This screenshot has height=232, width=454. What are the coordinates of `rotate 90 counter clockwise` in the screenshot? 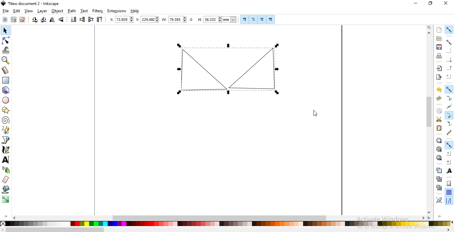 It's located at (35, 20).